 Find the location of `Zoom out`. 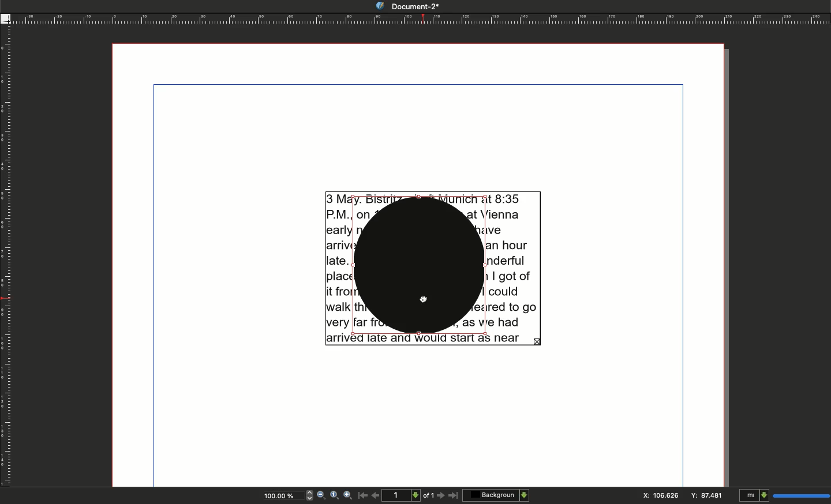

Zoom out is located at coordinates (321, 495).